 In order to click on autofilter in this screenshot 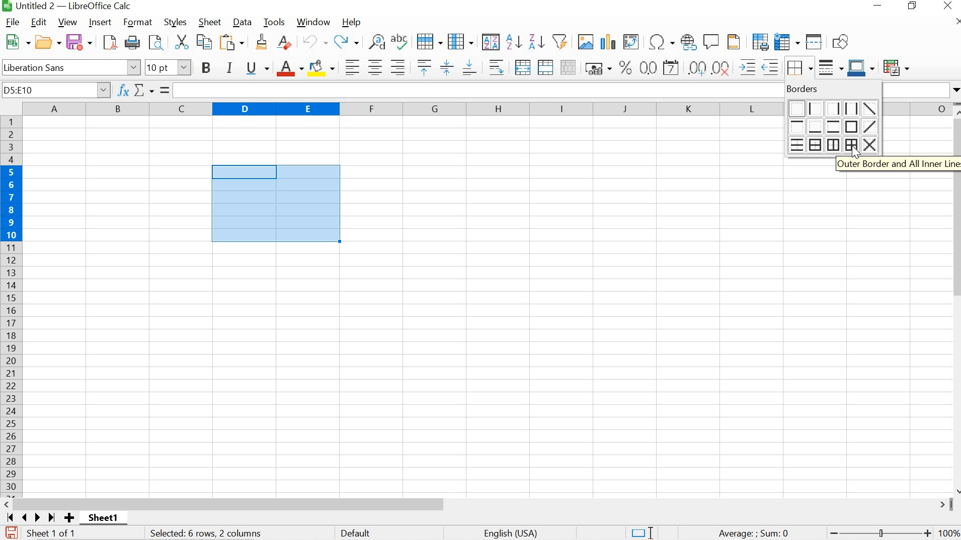, I will do `click(562, 41)`.